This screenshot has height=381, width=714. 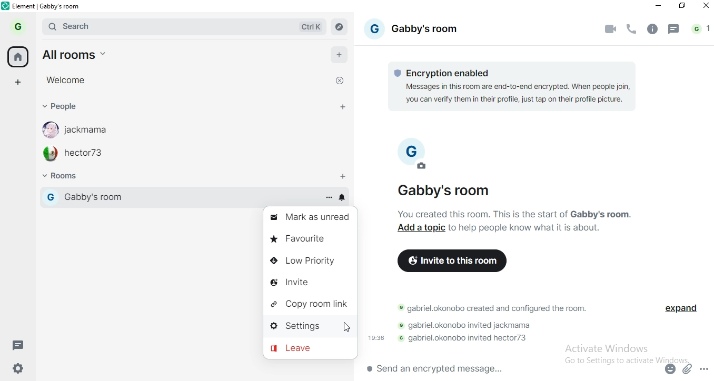 I want to click on navigate, so click(x=341, y=28).